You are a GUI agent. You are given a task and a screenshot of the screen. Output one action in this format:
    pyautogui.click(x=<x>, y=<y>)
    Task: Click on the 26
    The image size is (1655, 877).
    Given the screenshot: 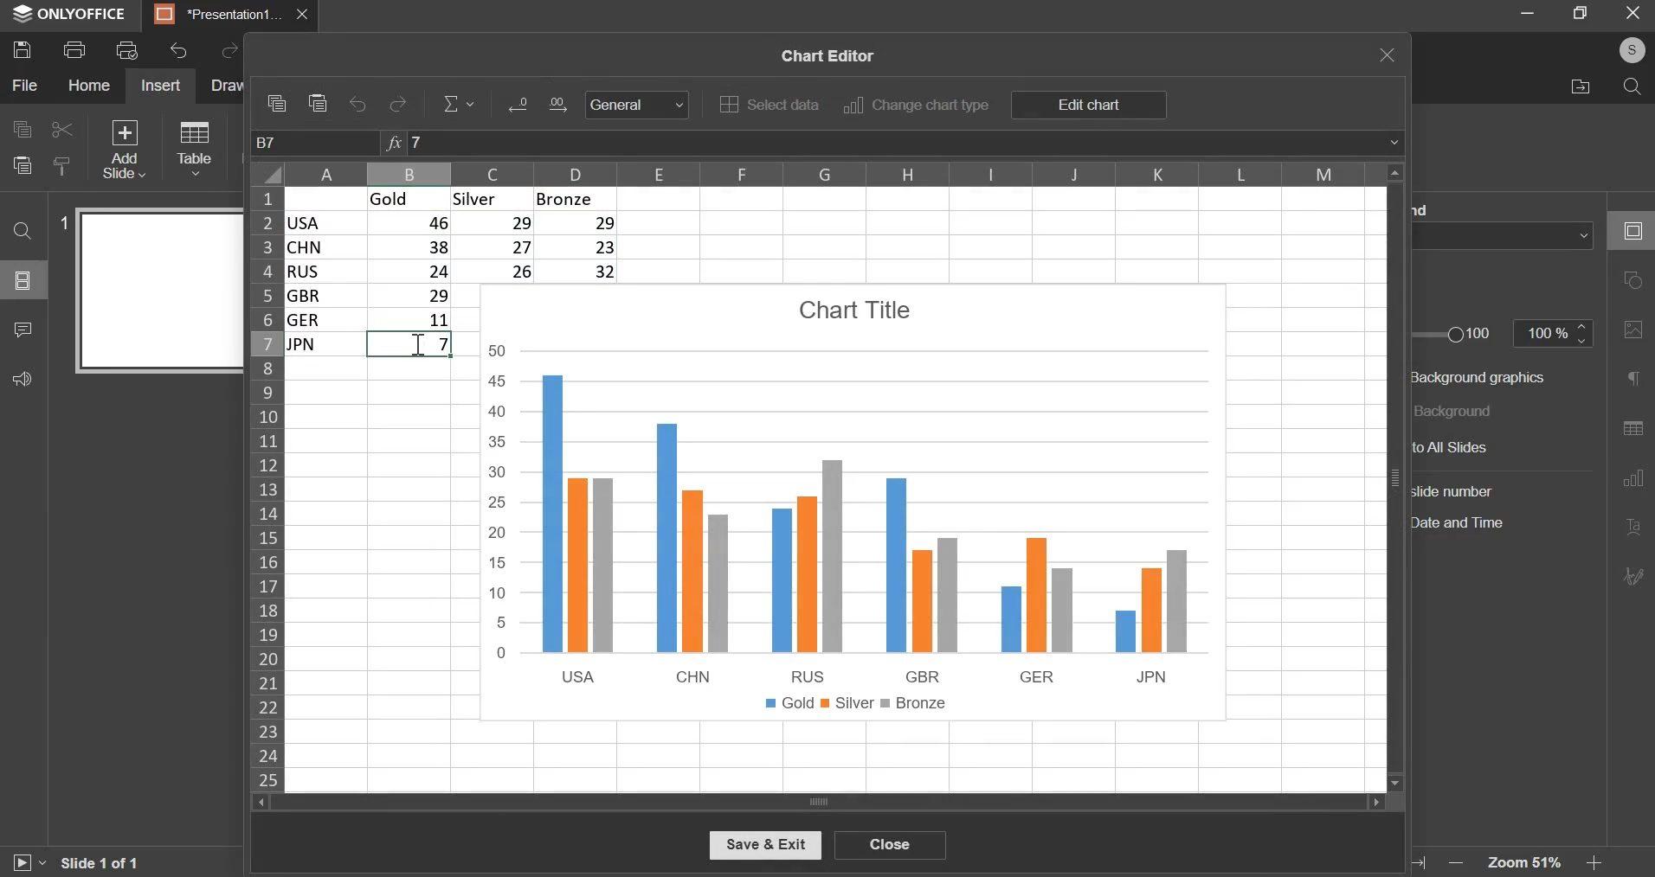 What is the action you would take?
    pyautogui.click(x=498, y=271)
    